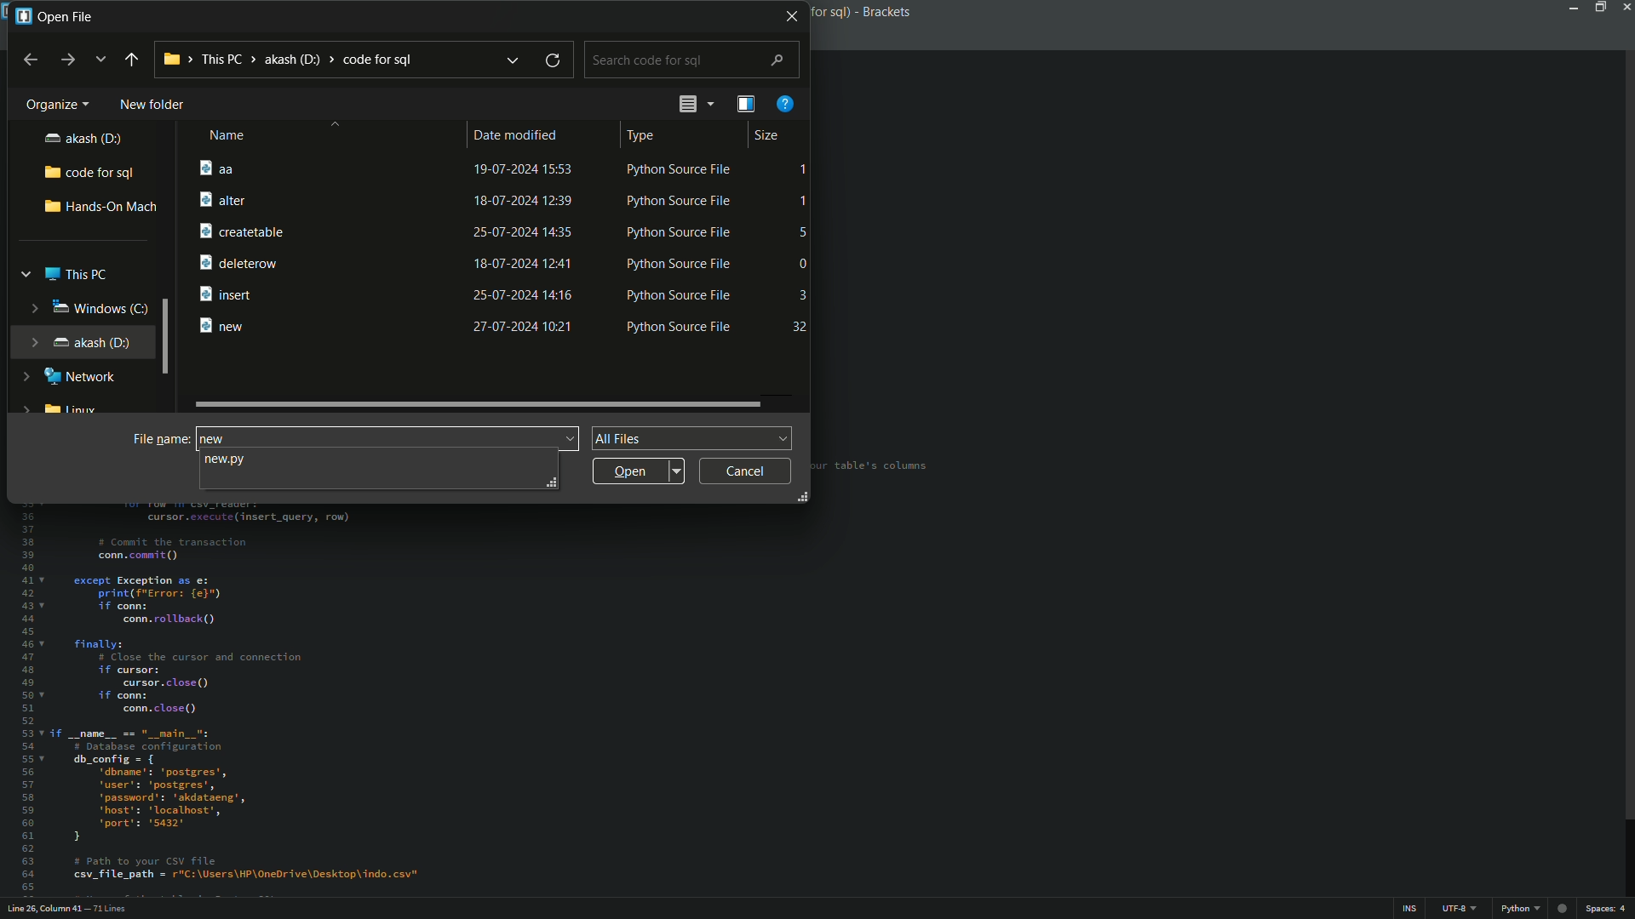 This screenshot has height=919, width=1635. What do you see at coordinates (65, 60) in the screenshot?
I see `forward` at bounding box center [65, 60].